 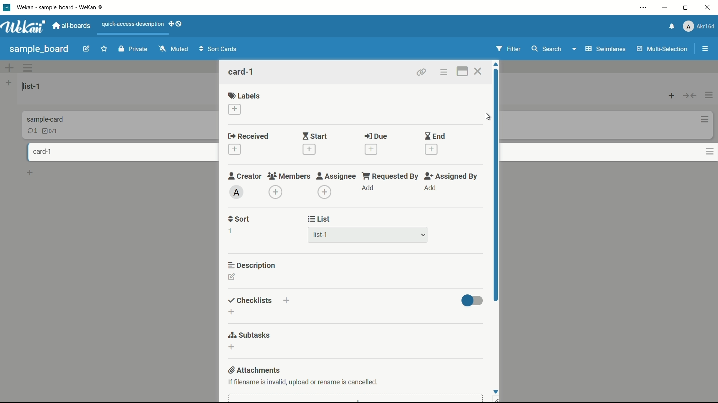 I want to click on dropdown, so click(x=423, y=236).